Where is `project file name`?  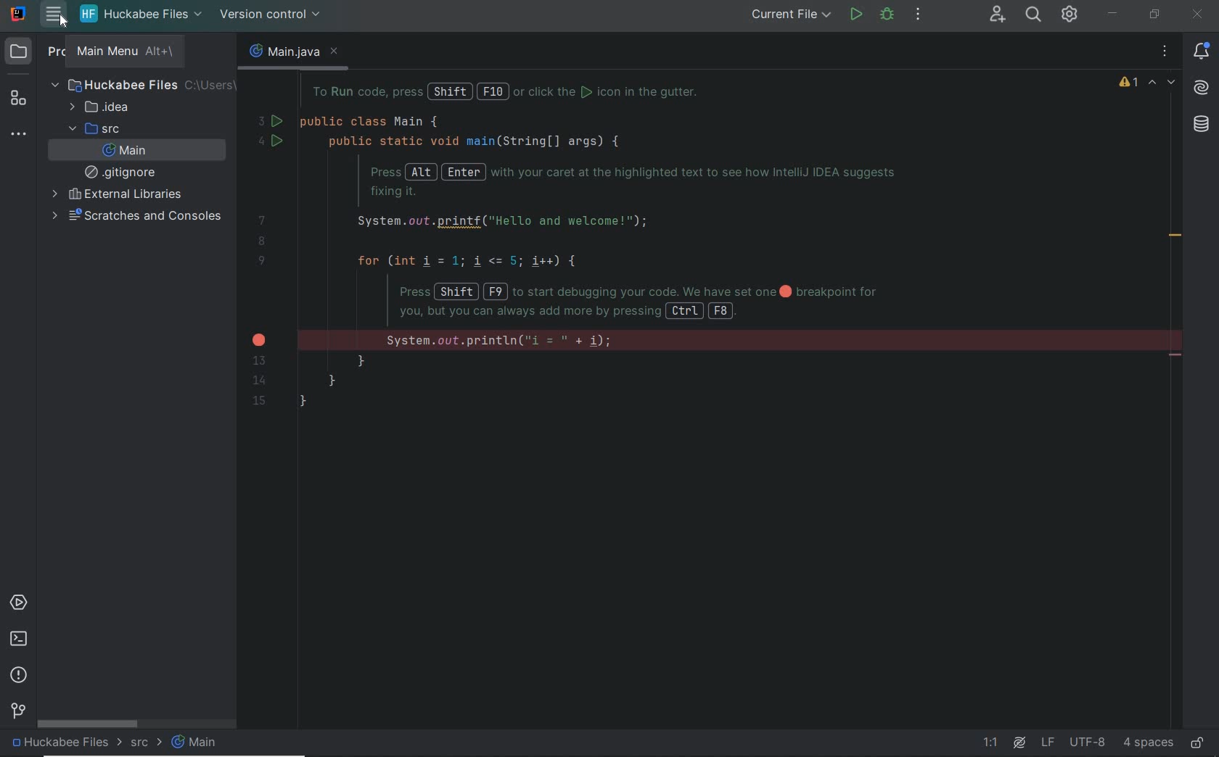
project file name is located at coordinates (63, 744).